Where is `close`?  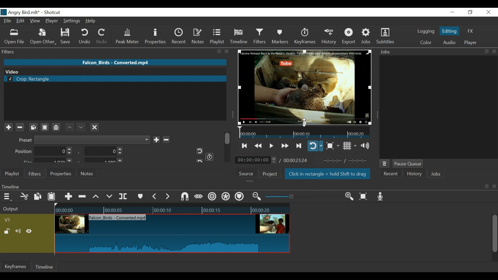
close is located at coordinates (495, 187).